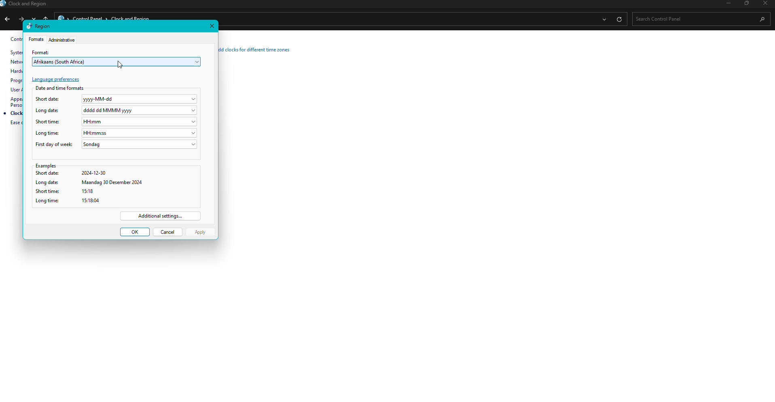 This screenshot has height=402, width=775. I want to click on Restore, so click(745, 4).